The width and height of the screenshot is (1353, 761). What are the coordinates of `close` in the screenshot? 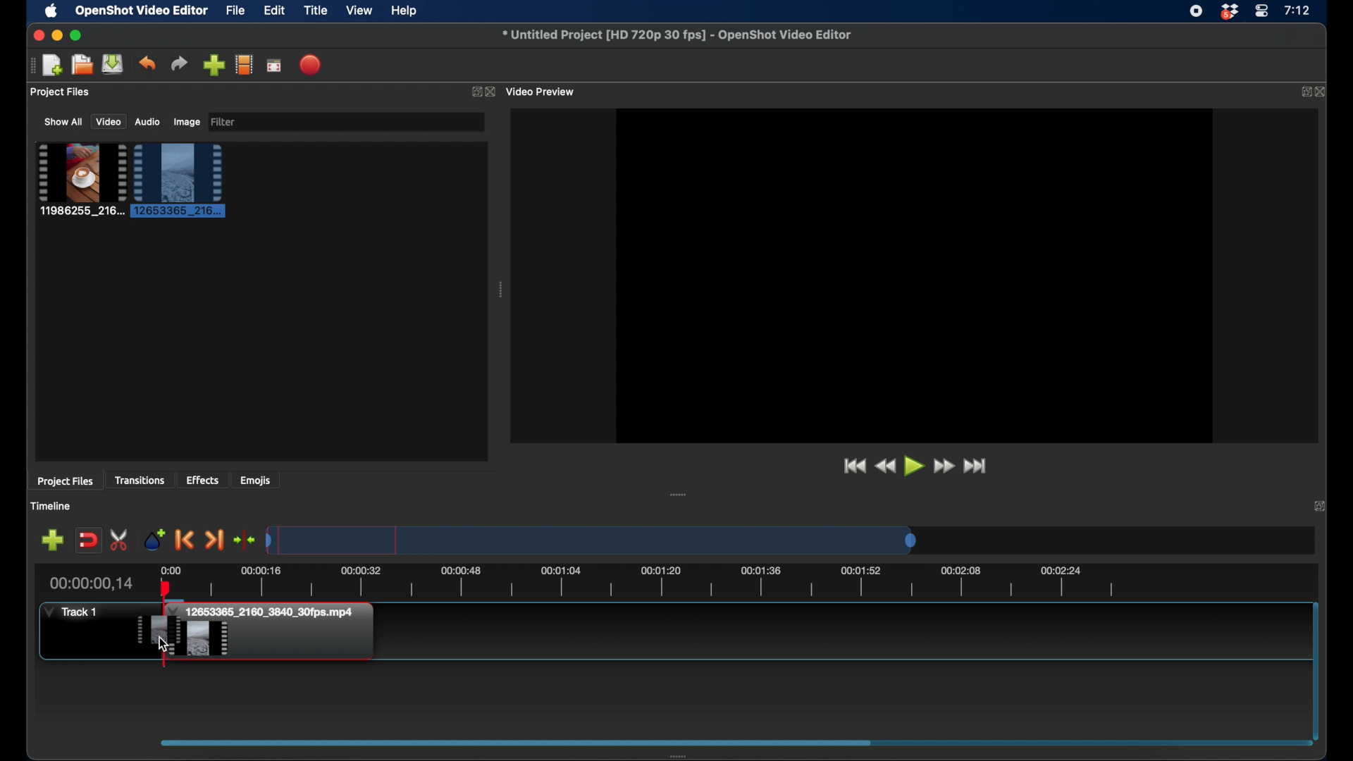 It's located at (1324, 92).